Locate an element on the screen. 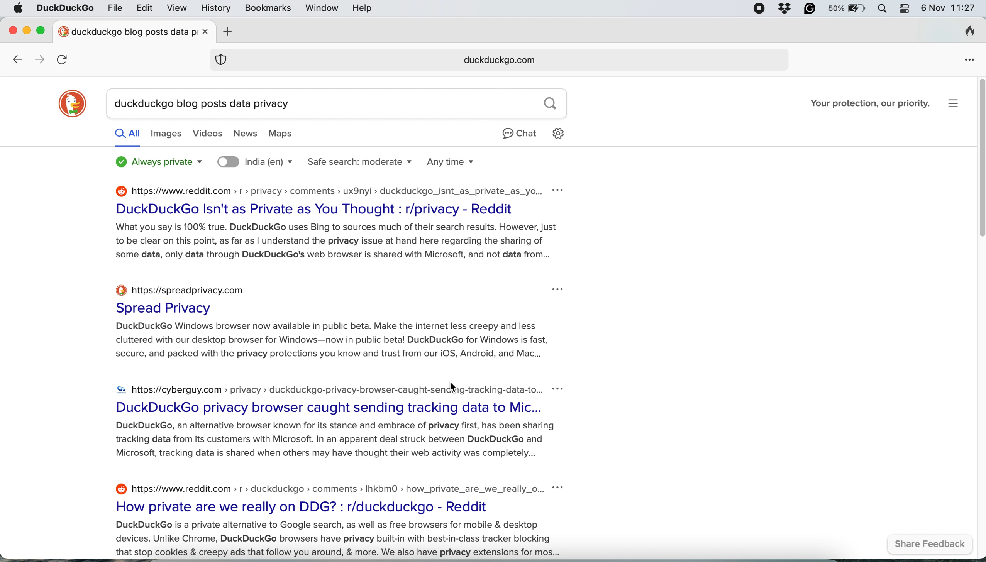 The image size is (986, 562). more option is located at coordinates (559, 289).